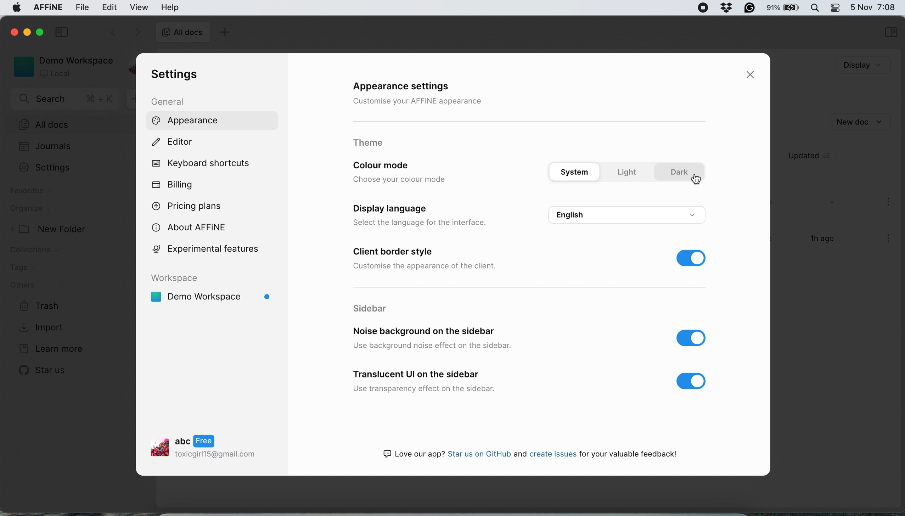 This screenshot has width=905, height=516. I want to click on favorites, so click(30, 192).